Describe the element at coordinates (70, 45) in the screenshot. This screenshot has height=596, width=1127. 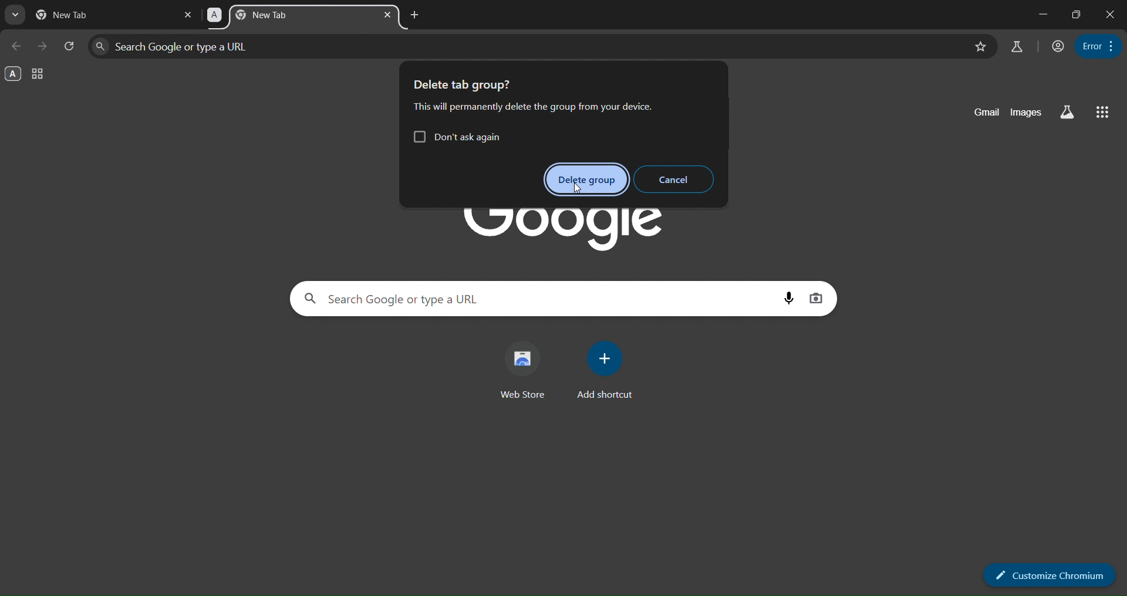
I see `reload page` at that location.